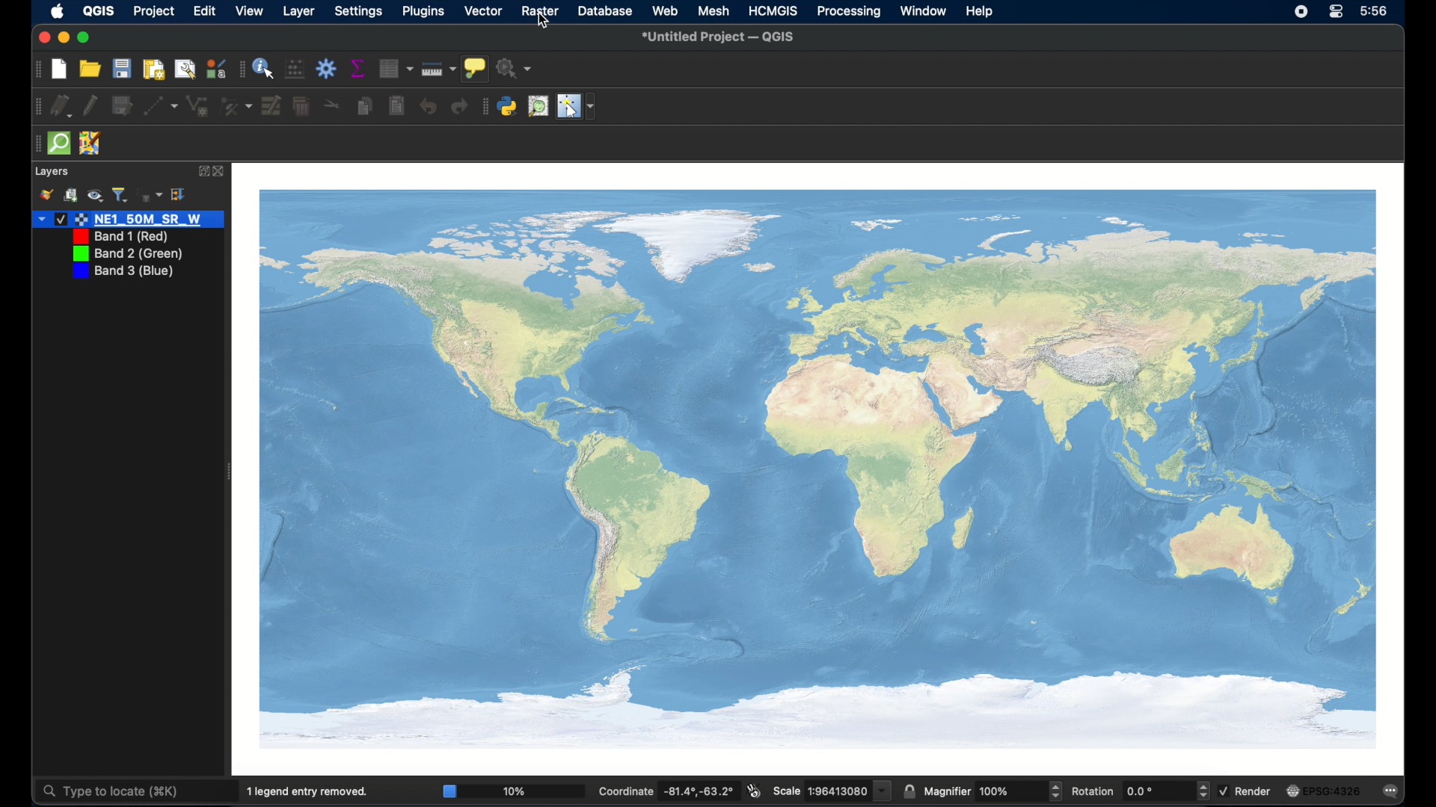 The image size is (1436, 807). What do you see at coordinates (150, 195) in the screenshot?
I see `filter legend  by expression` at bounding box center [150, 195].